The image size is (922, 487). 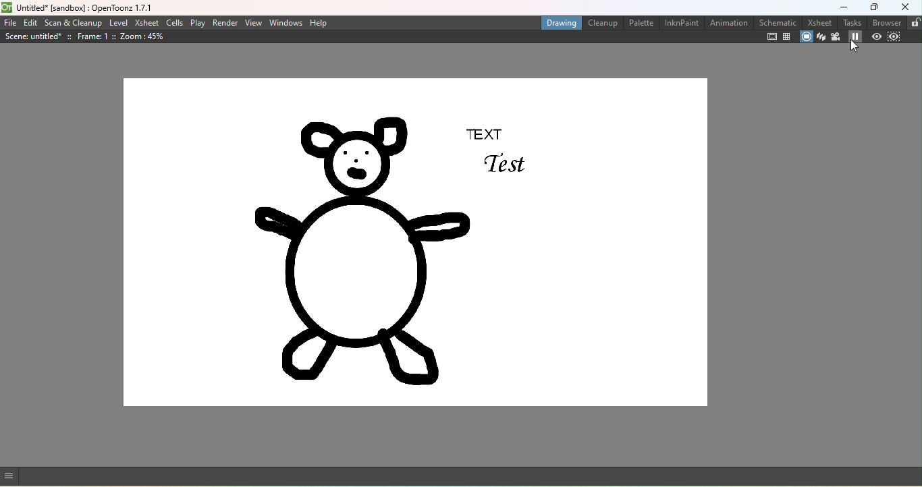 What do you see at coordinates (74, 23) in the screenshot?
I see `Scan & Cleanup` at bounding box center [74, 23].